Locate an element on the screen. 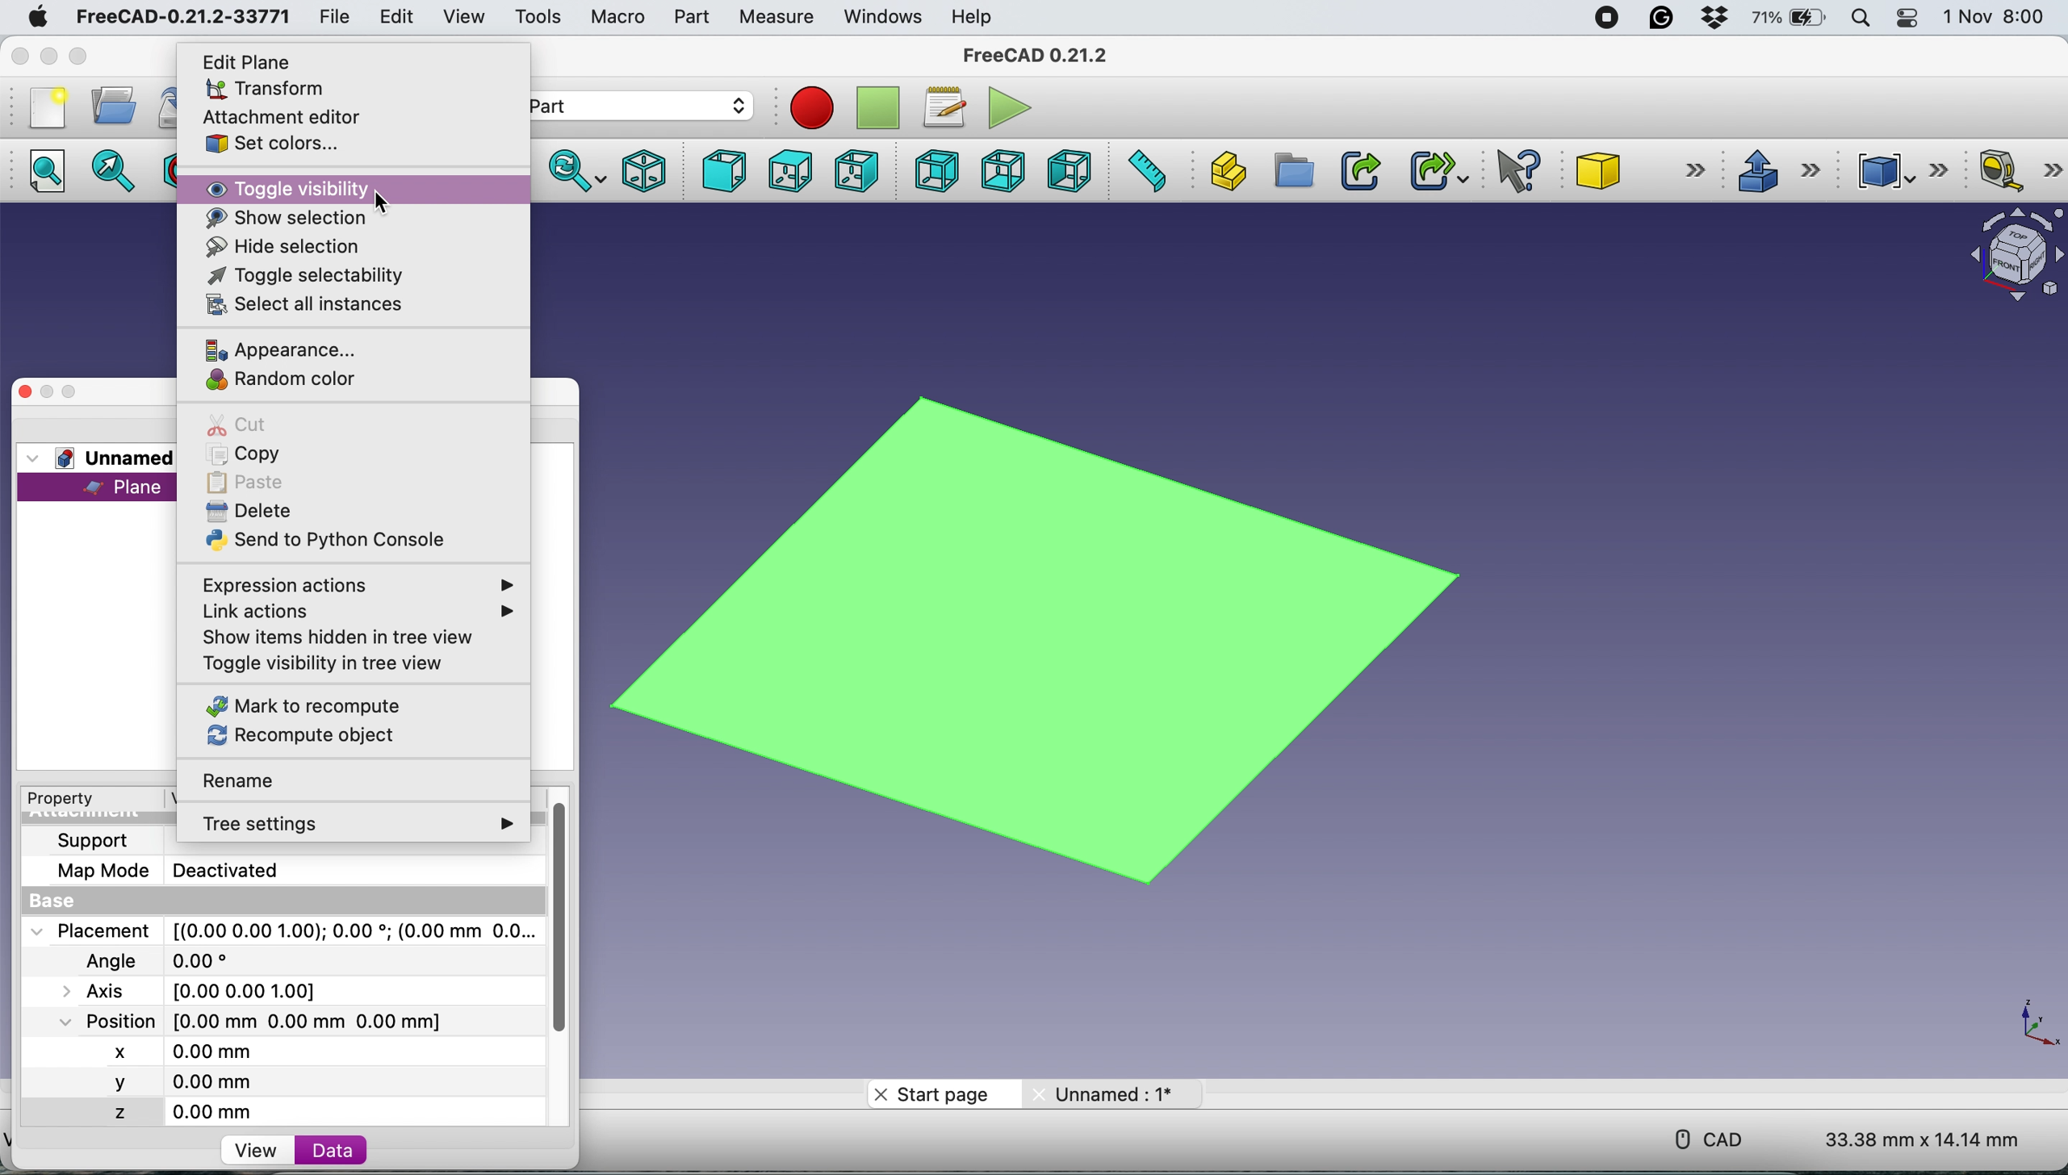 This screenshot has width=2068, height=1175. 1 Nov 8:00 is located at coordinates (1995, 19).